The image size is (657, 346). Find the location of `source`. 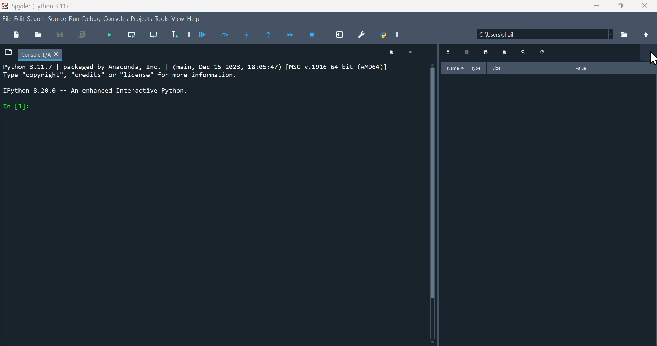

source is located at coordinates (55, 19).